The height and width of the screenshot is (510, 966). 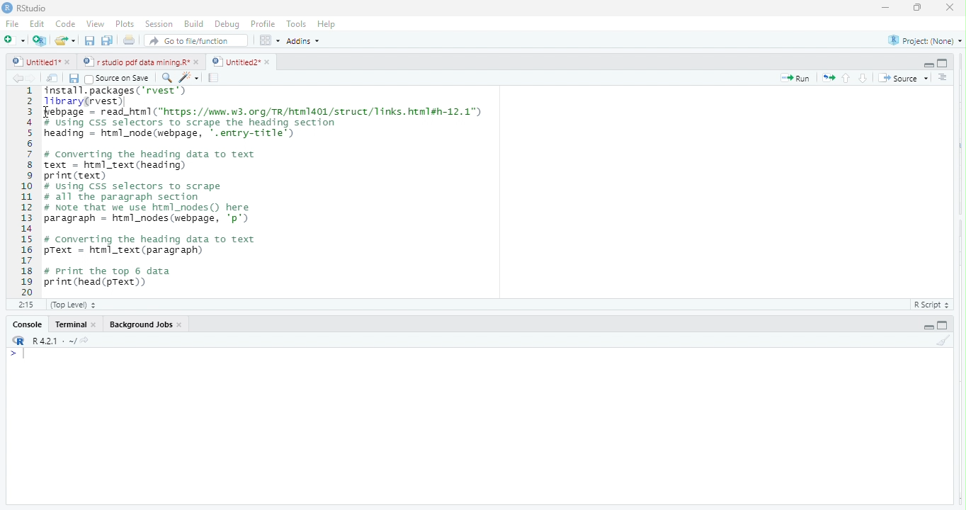 I want to click on go forward to the next source location, so click(x=34, y=79).